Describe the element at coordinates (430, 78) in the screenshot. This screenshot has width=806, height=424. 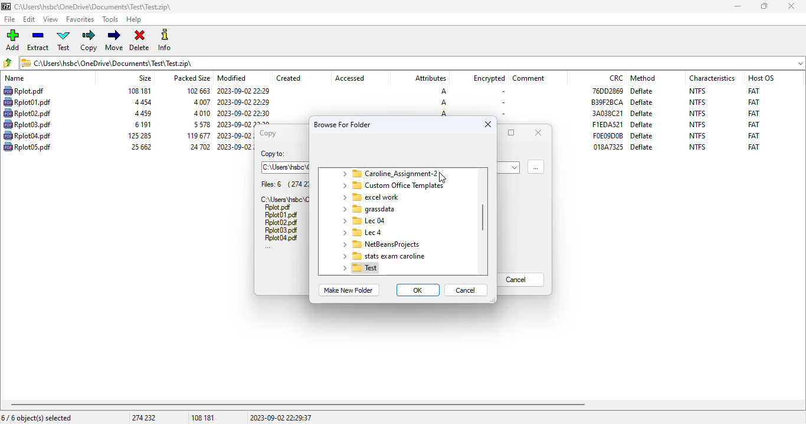
I see `attributes` at that location.